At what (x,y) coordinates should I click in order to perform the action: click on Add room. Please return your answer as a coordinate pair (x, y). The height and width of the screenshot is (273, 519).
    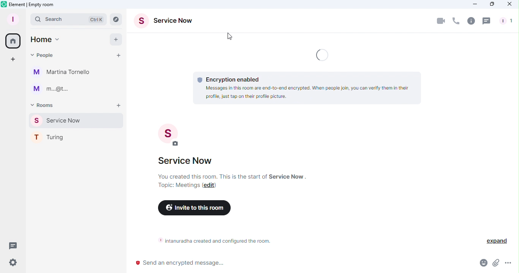
    Looking at the image, I should click on (119, 106).